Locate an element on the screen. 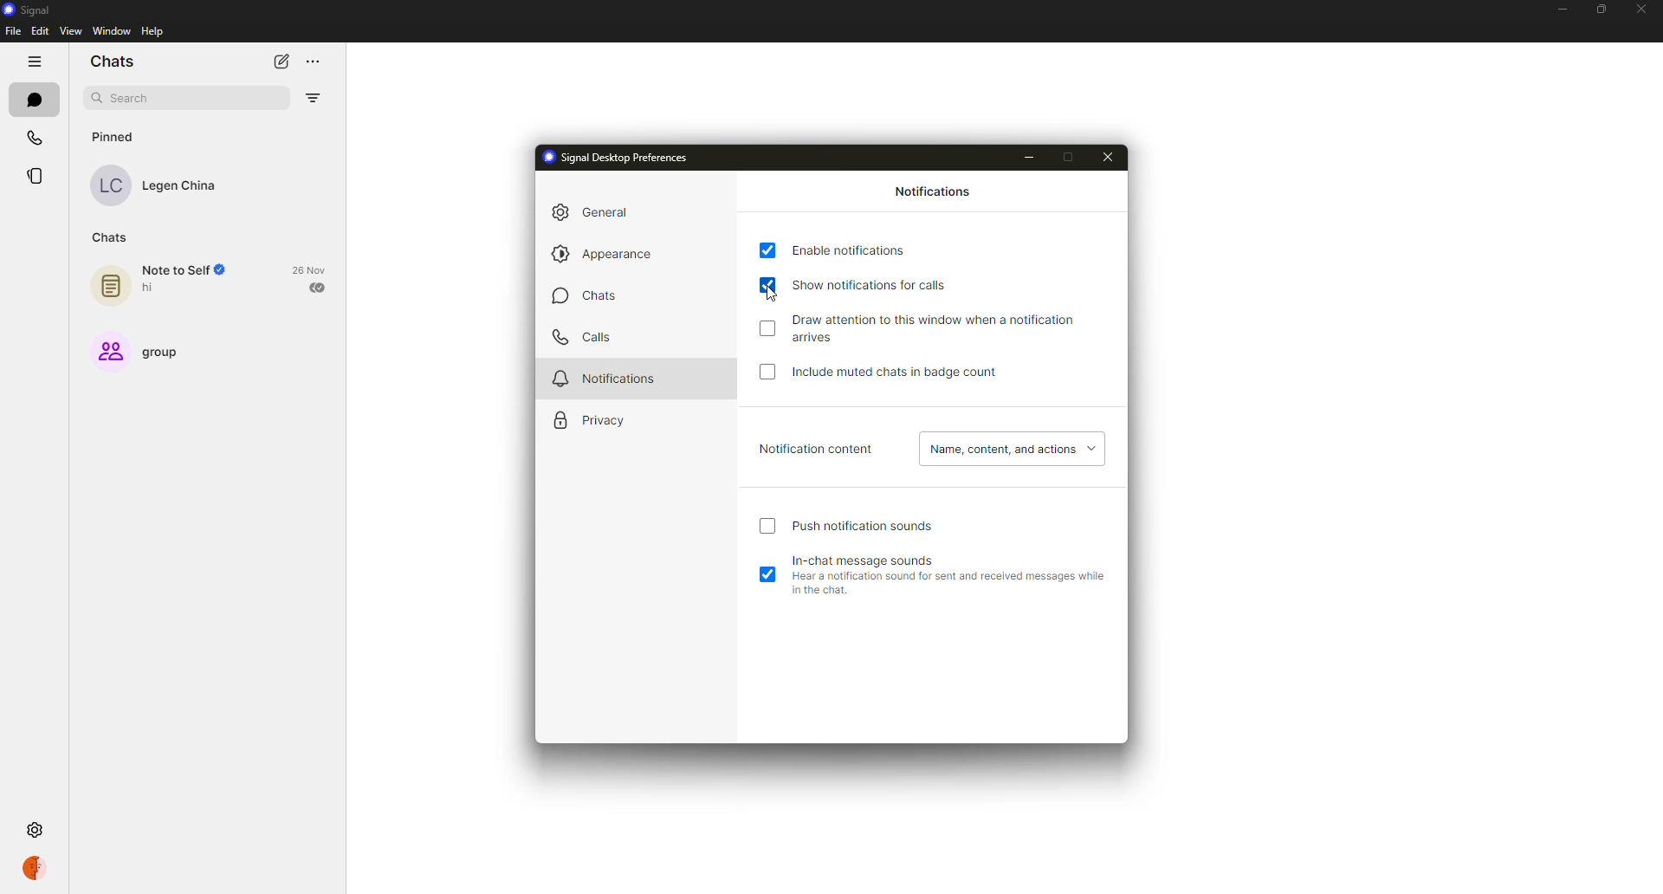  hide tabs is located at coordinates (34, 62).